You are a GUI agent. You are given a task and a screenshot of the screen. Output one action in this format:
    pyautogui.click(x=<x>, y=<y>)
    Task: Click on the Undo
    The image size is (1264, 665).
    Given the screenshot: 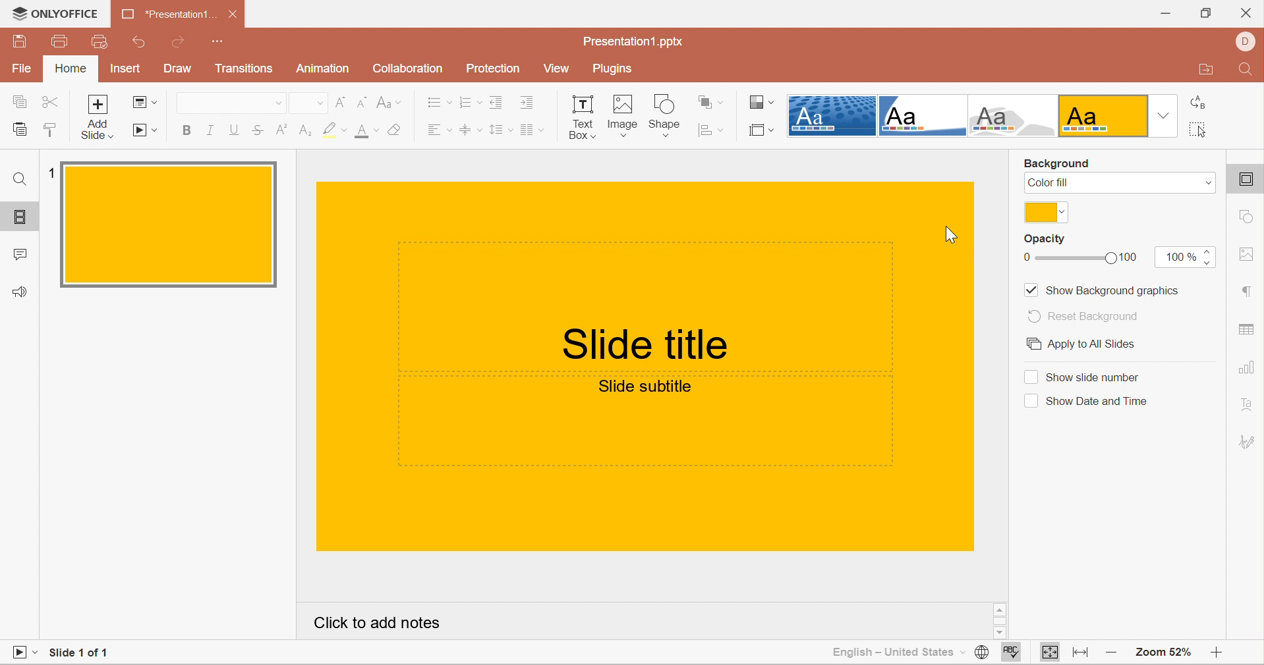 What is the action you would take?
    pyautogui.click(x=141, y=43)
    